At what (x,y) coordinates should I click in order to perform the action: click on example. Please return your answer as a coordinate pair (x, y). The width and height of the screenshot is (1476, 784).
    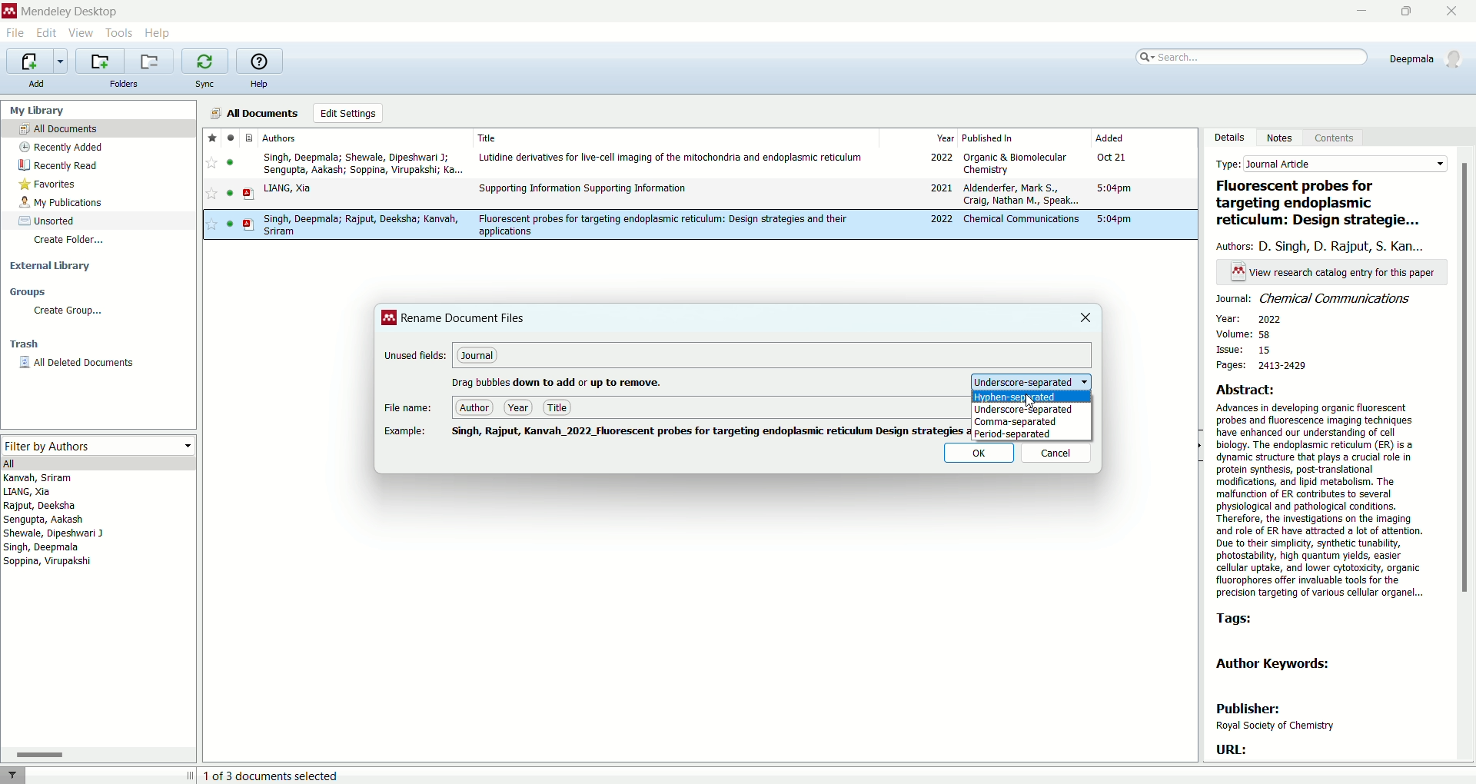
    Looking at the image, I should click on (408, 432).